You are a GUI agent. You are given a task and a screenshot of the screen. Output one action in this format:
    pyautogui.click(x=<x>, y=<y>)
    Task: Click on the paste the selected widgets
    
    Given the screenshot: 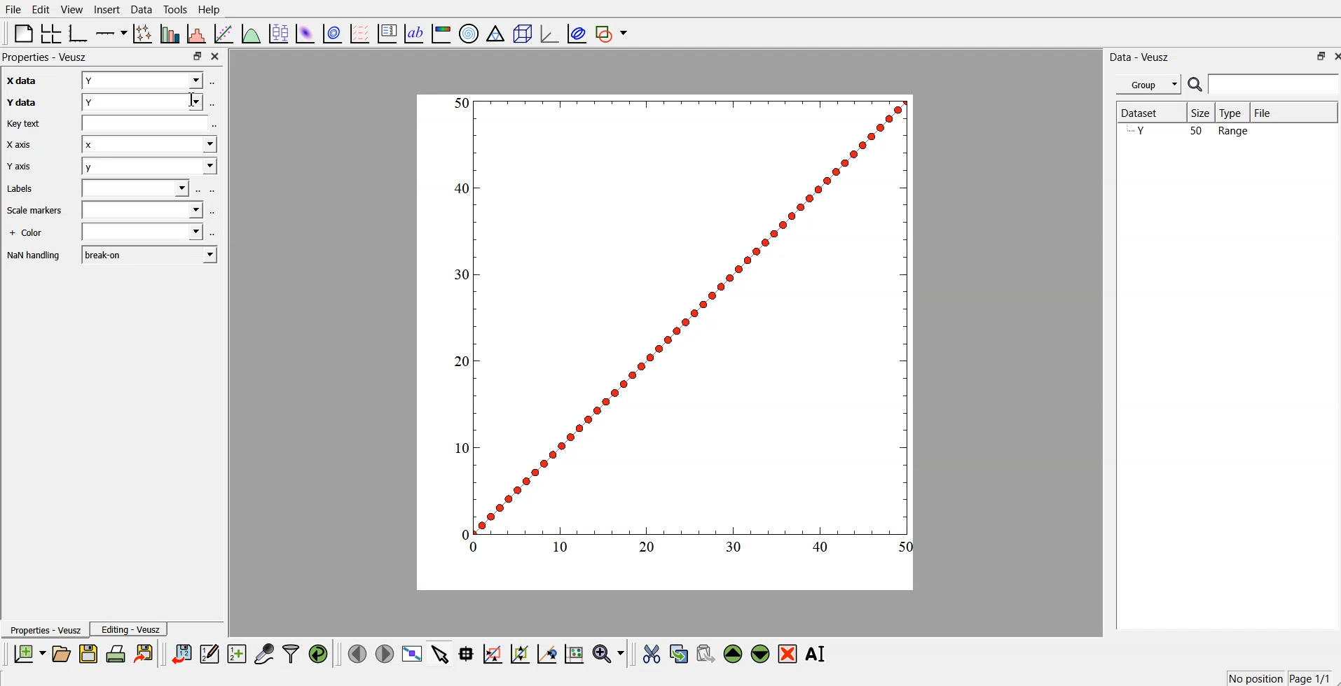 What is the action you would take?
    pyautogui.click(x=706, y=654)
    